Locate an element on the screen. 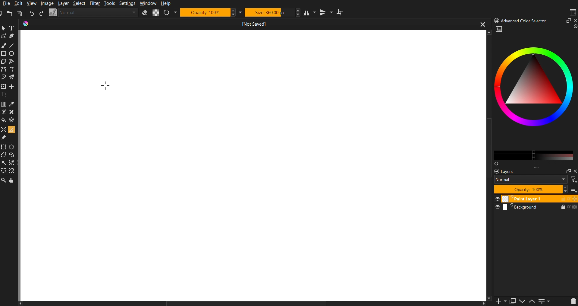  Lineart Tool is located at coordinates (4, 36).